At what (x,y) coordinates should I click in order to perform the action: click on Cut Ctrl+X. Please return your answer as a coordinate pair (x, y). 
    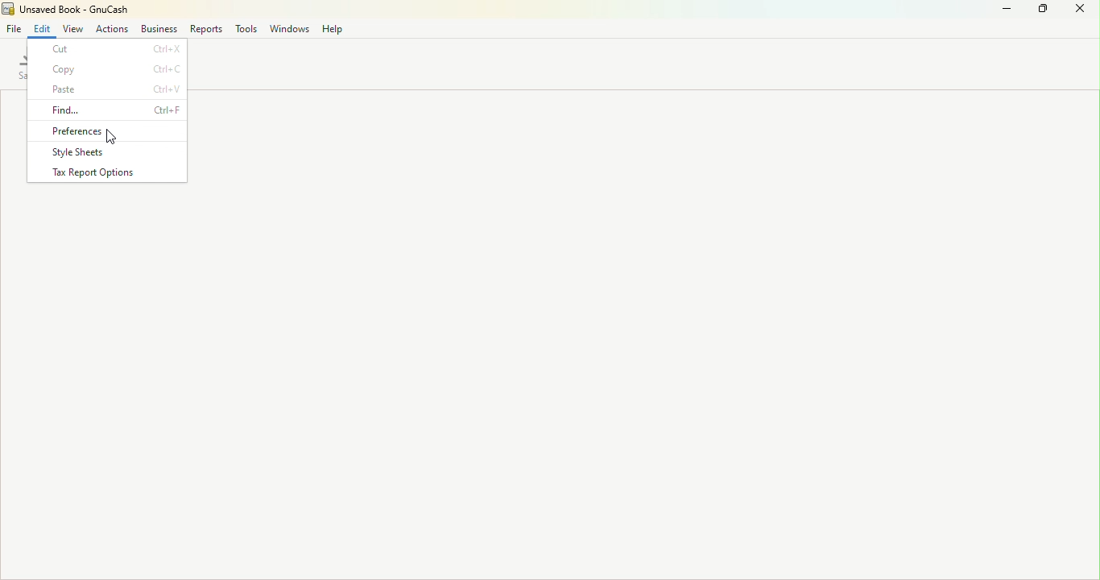
    Looking at the image, I should click on (109, 49).